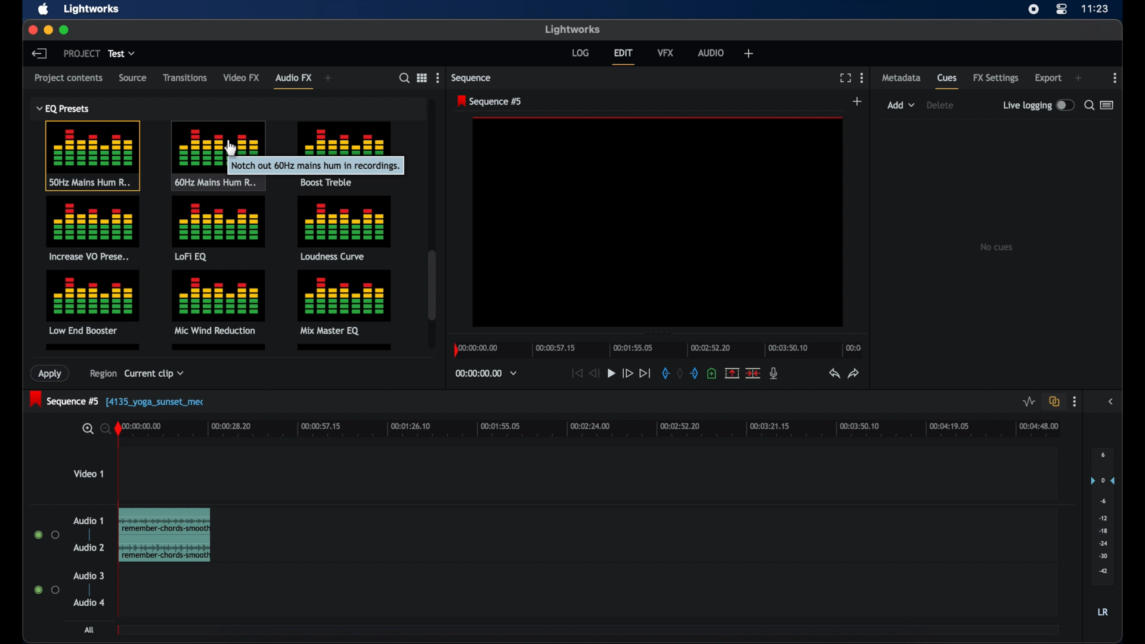 Image resolution: width=1145 pixels, height=644 pixels. Describe the element at coordinates (1075, 402) in the screenshot. I see `more options` at that location.